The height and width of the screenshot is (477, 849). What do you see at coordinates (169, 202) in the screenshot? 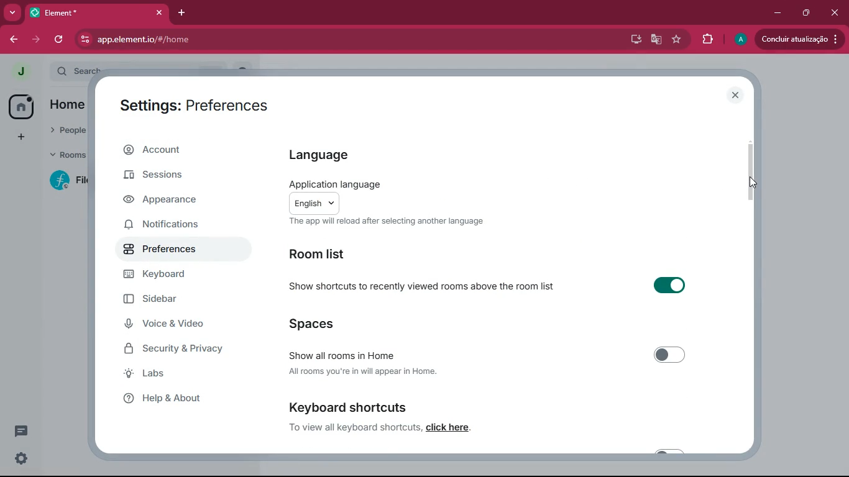
I see `appearance` at bounding box center [169, 202].